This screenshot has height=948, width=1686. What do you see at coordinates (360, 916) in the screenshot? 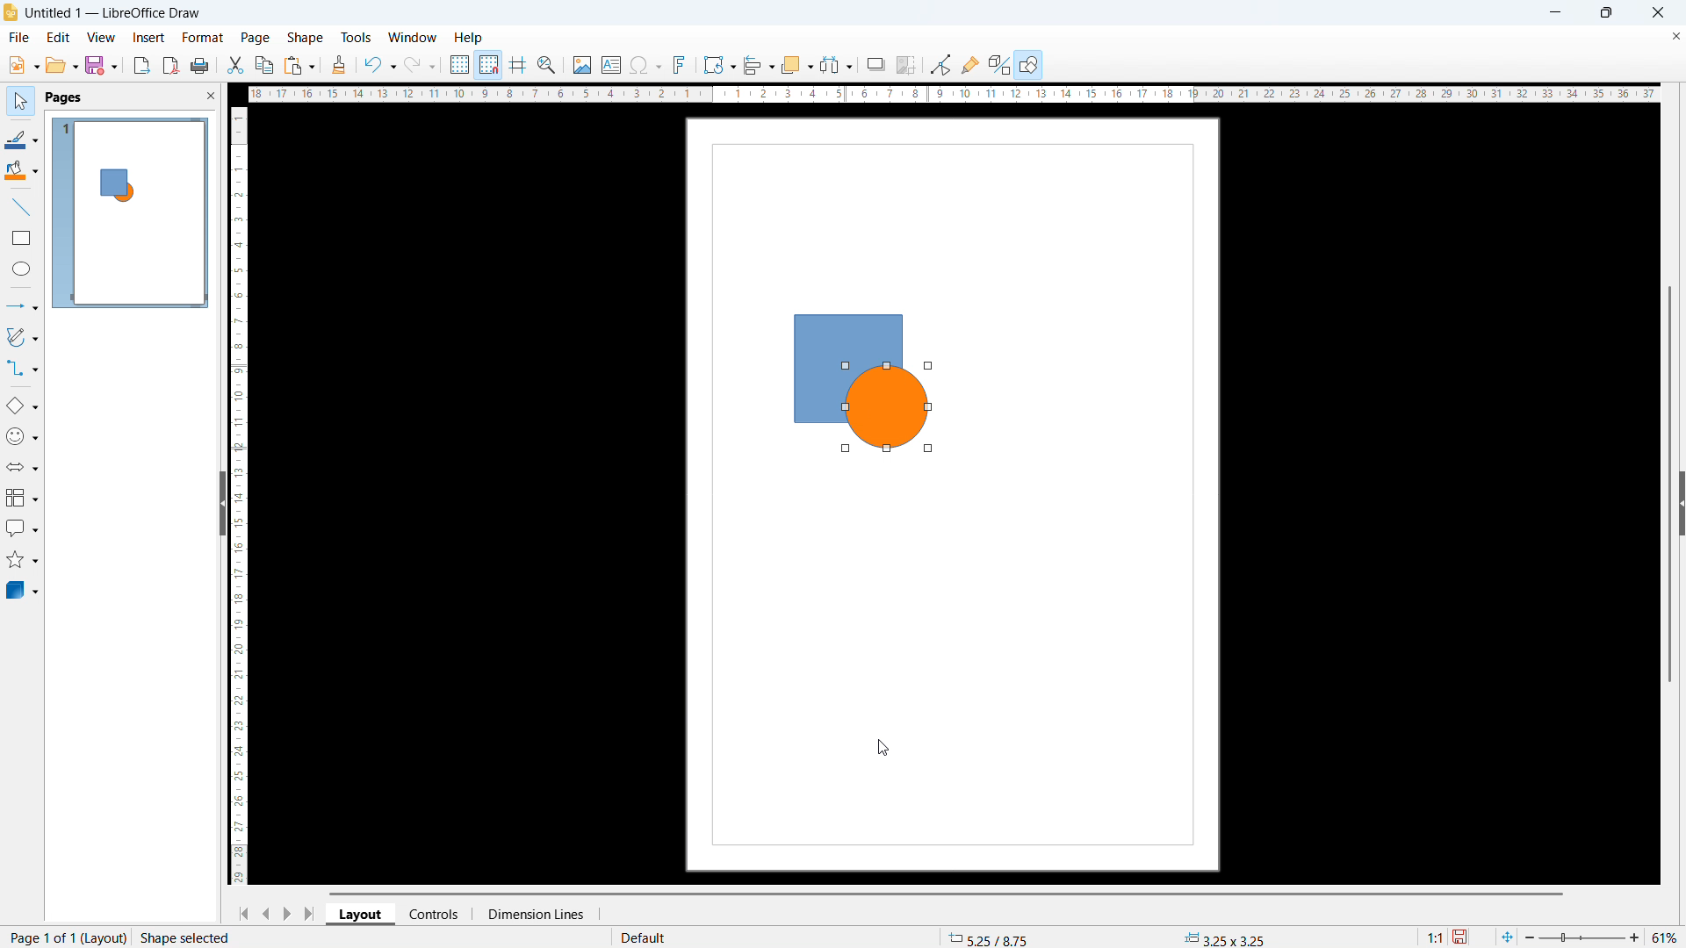
I see `Layout ` at bounding box center [360, 916].